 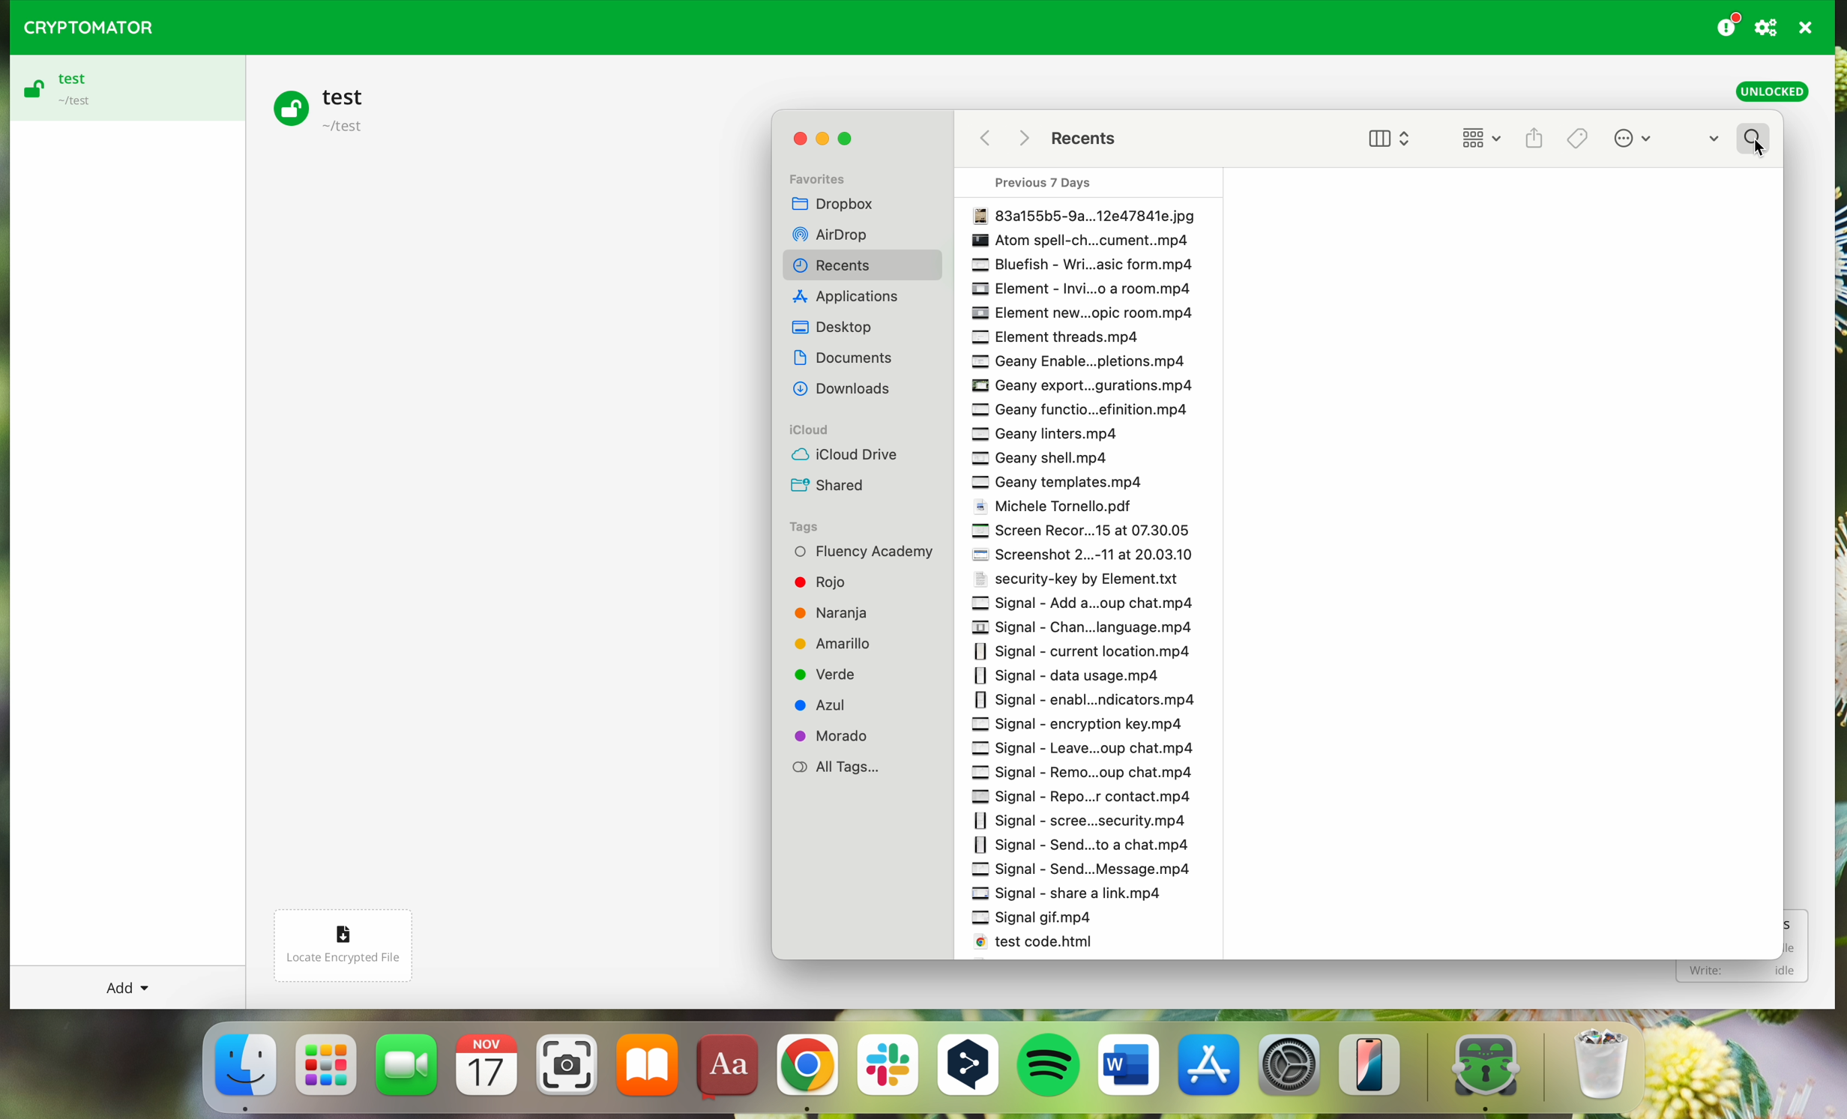 What do you see at coordinates (122, 88) in the screenshot?
I see `test vault` at bounding box center [122, 88].